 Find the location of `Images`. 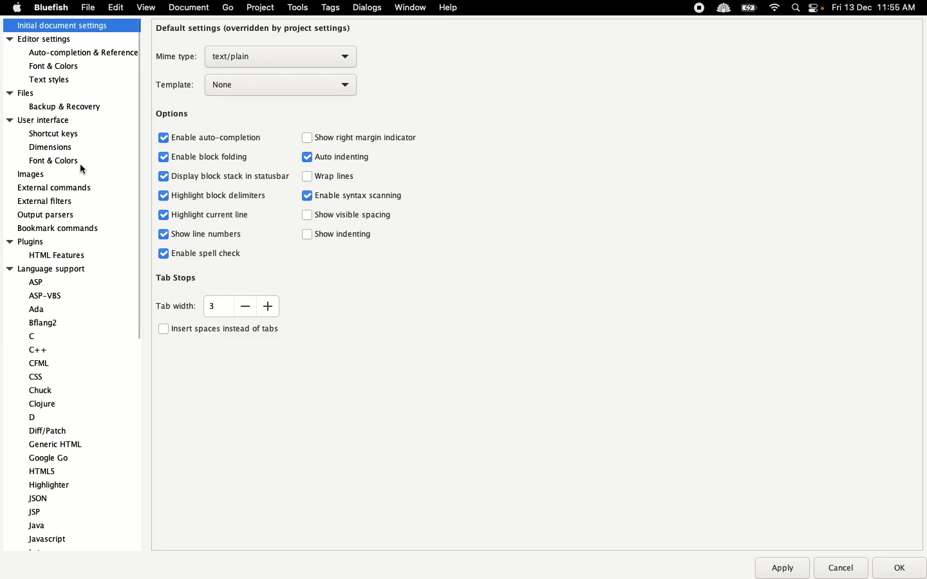

Images is located at coordinates (32, 175).